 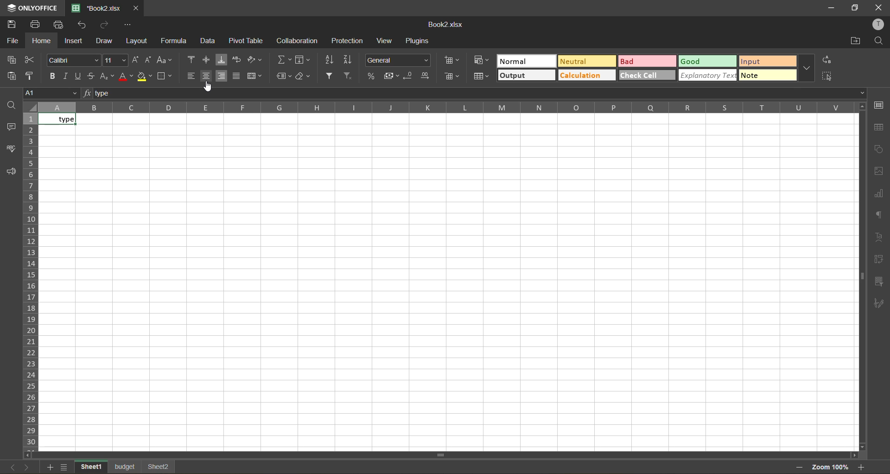 I want to click on sheet names, so click(x=127, y=467).